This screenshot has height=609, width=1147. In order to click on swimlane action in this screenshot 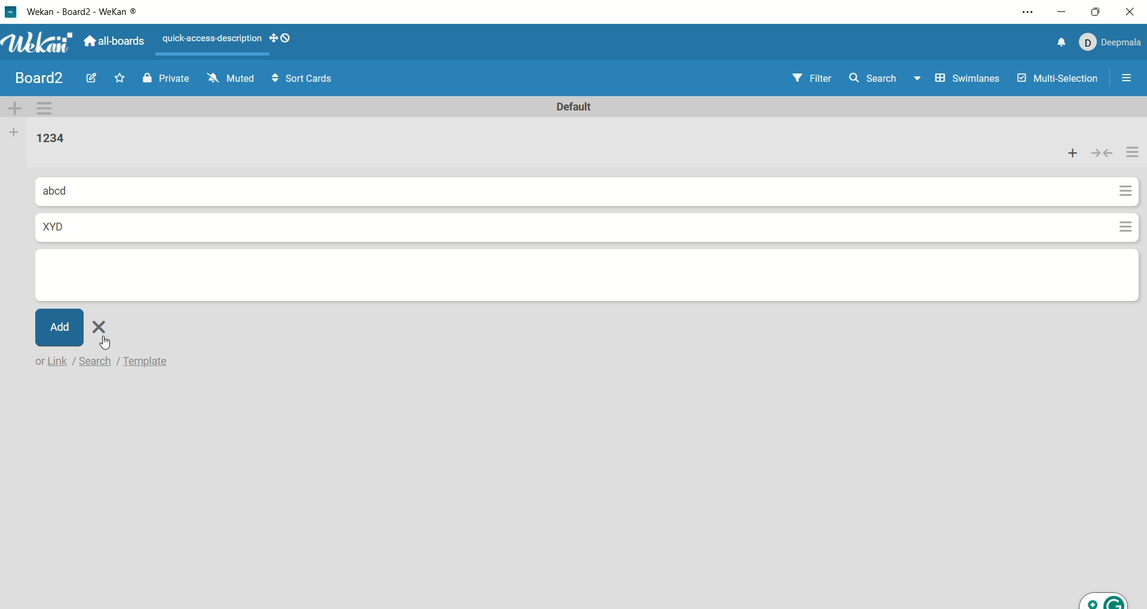, I will do `click(50, 107)`.